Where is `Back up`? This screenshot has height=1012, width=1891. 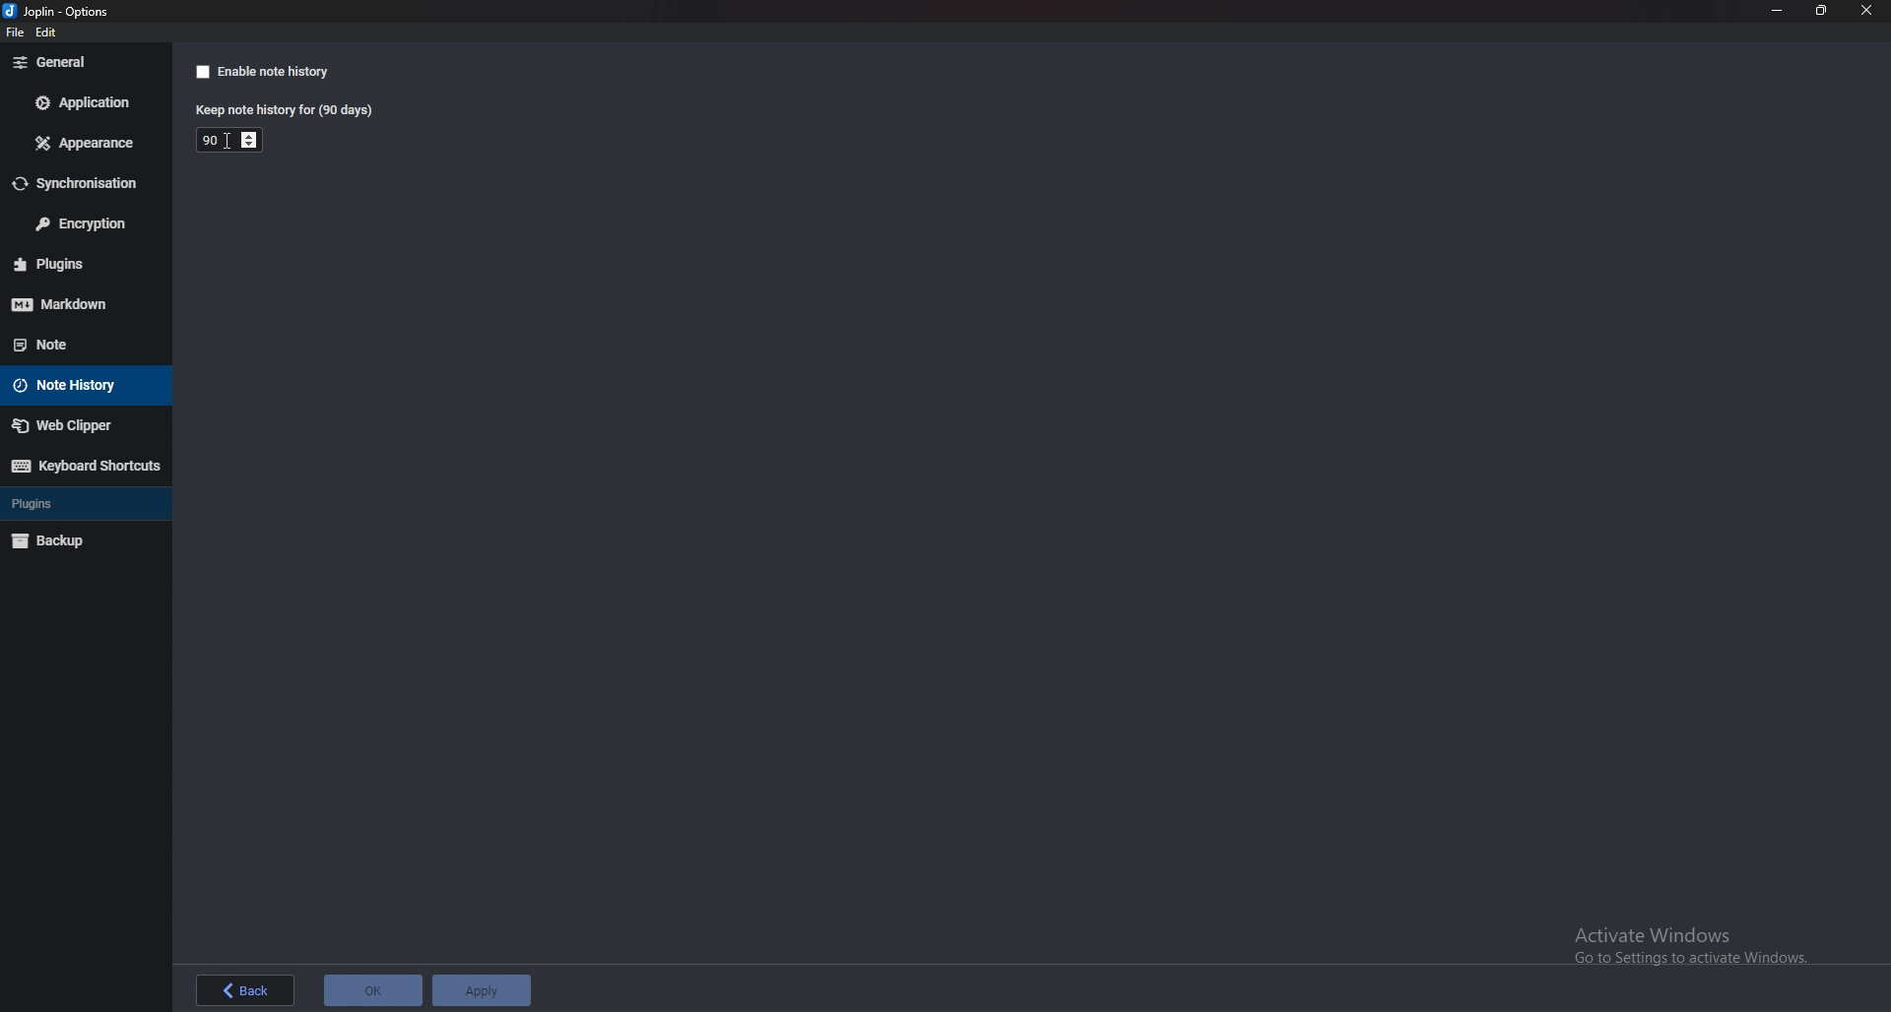 Back up is located at coordinates (75, 541).